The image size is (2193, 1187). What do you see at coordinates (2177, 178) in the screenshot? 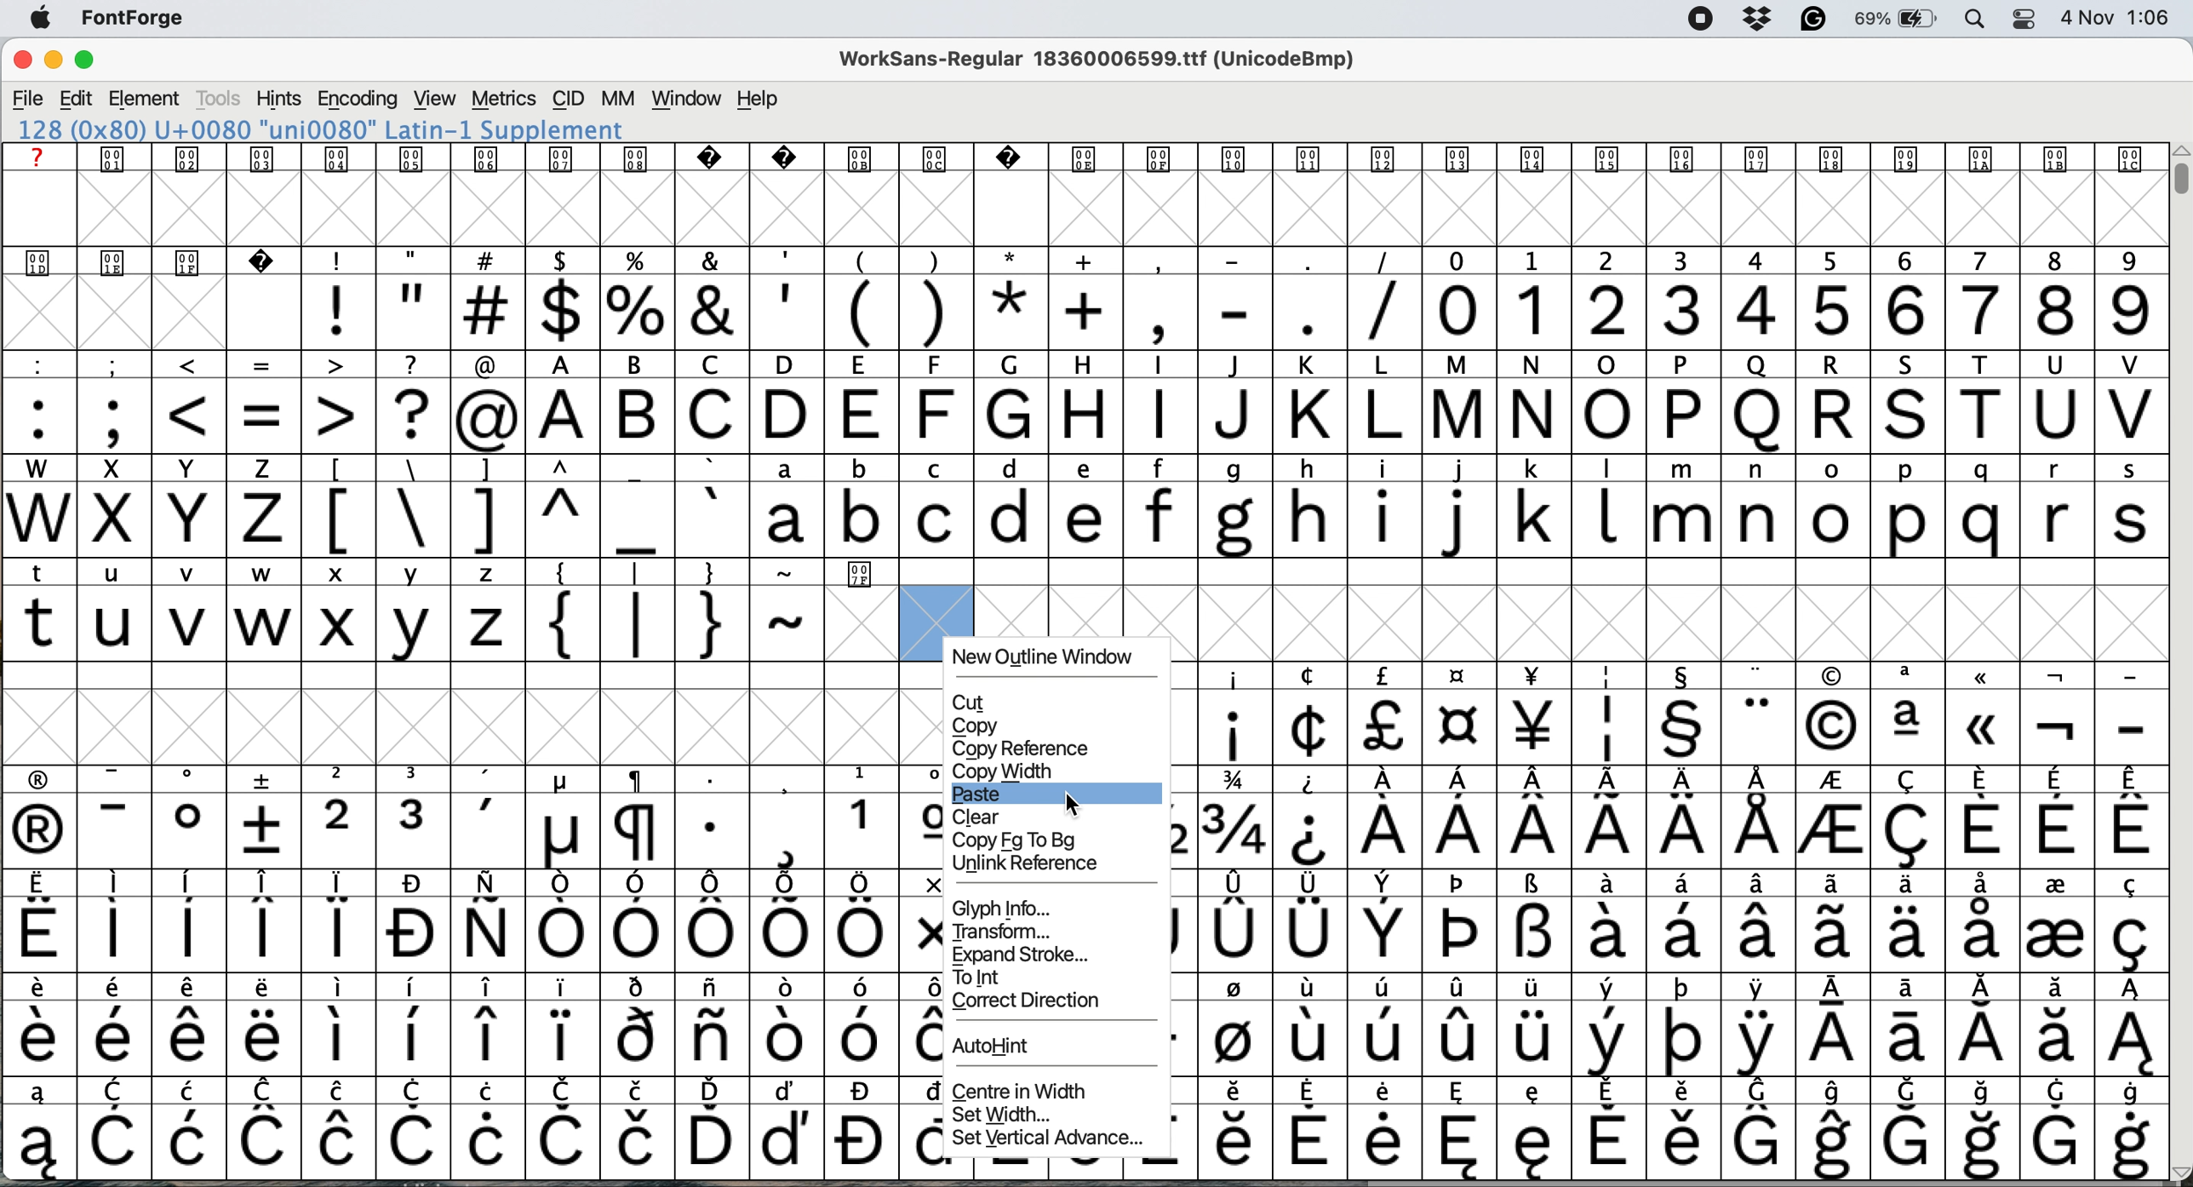
I see `vertical scroll bar` at bounding box center [2177, 178].